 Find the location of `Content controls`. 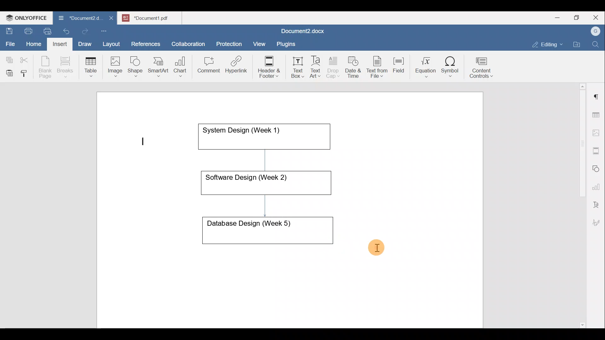

Content controls is located at coordinates (482, 70).